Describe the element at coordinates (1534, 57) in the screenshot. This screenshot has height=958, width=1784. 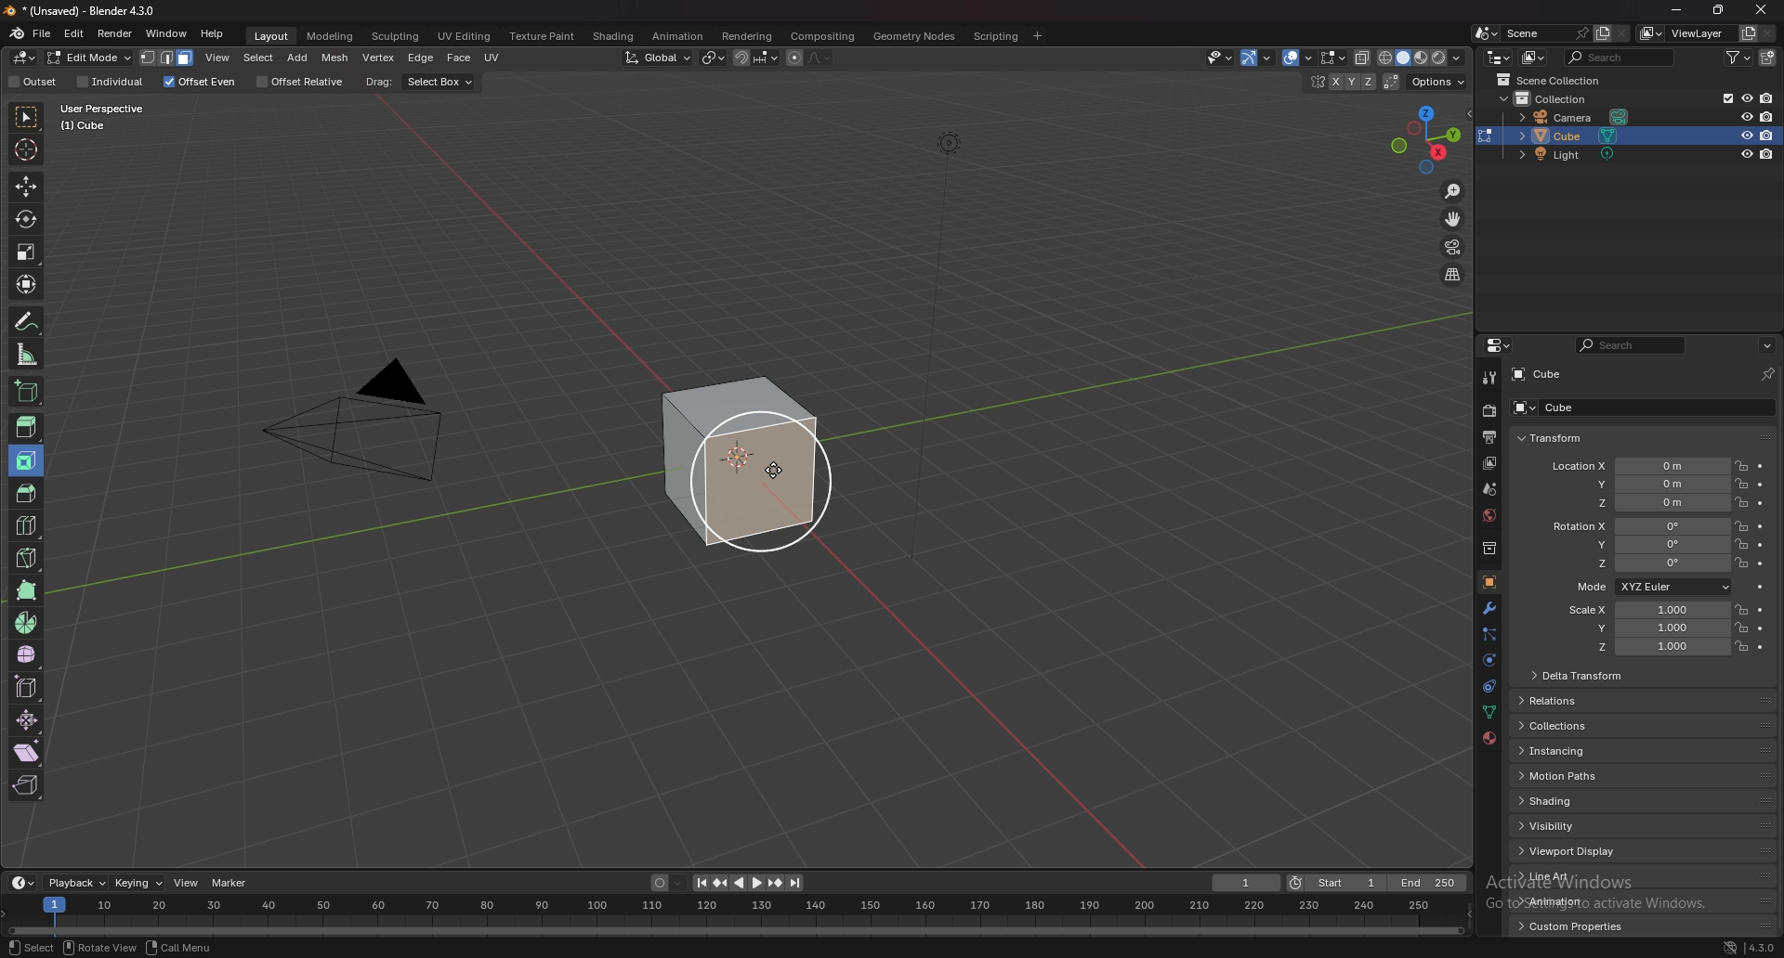
I see `display mode` at that location.